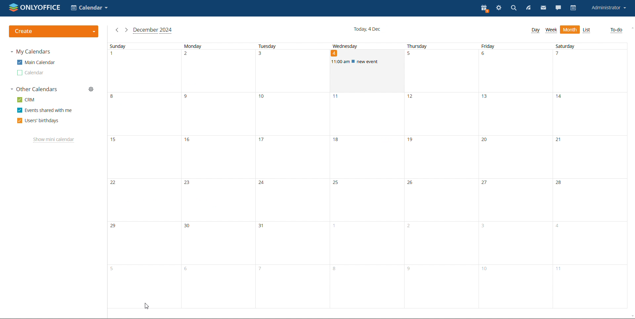  I want to click on feed, so click(529, 8).